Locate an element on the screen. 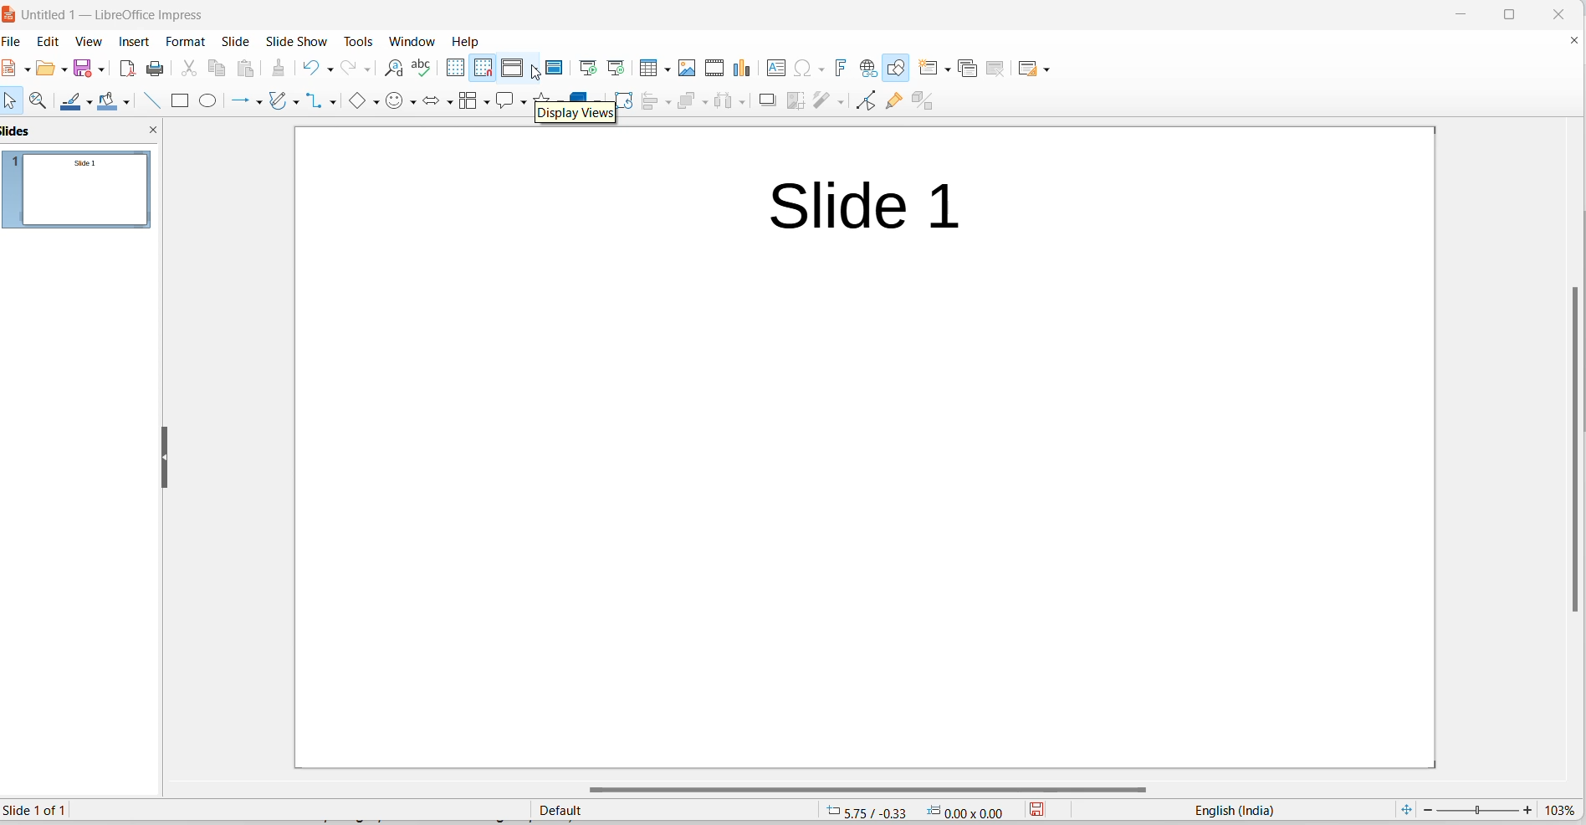 The height and width of the screenshot is (825, 1586). resize is located at coordinates (165, 455).